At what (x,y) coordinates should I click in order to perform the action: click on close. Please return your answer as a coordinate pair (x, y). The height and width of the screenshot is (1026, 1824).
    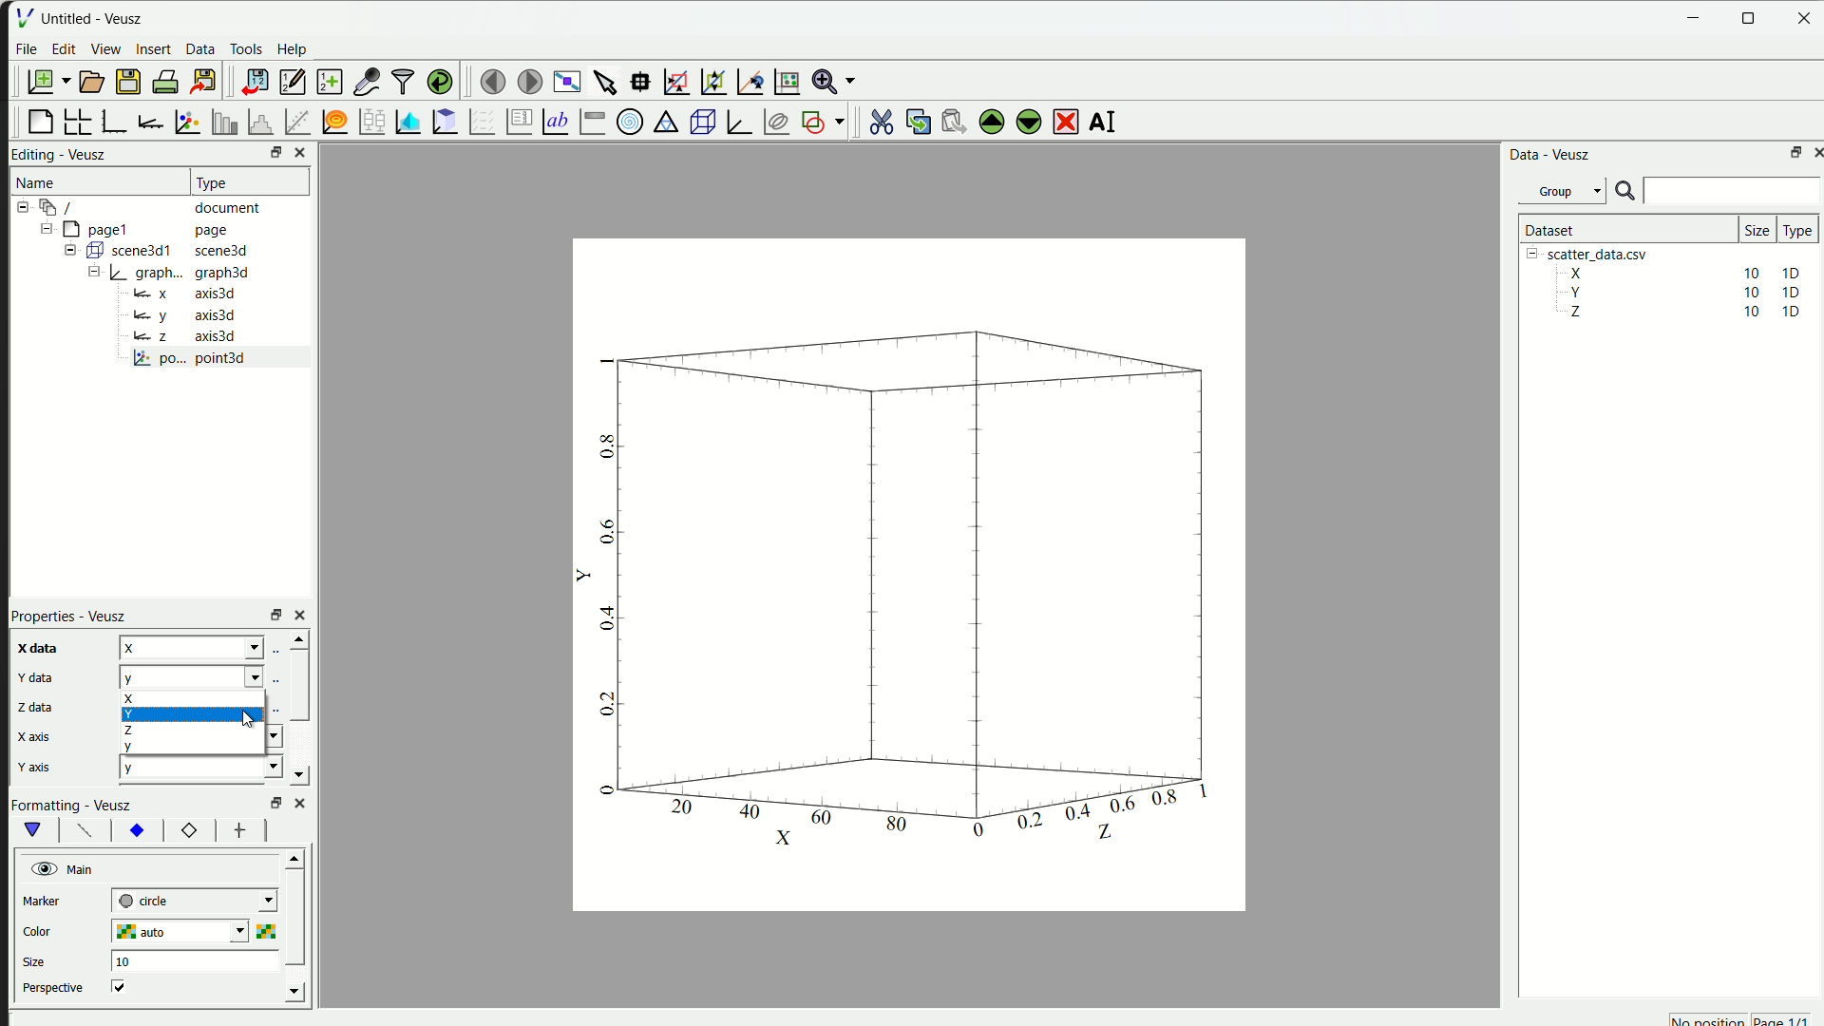
    Looking at the image, I should click on (1814, 151).